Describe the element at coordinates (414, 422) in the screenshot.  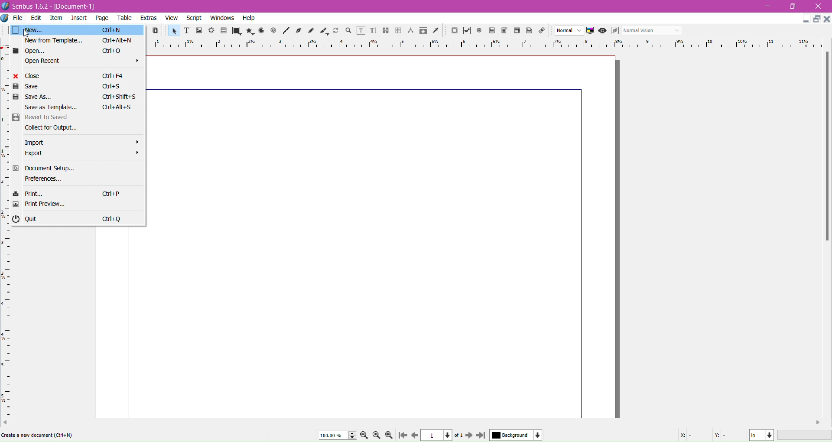
I see `vertical scroll bar` at that location.